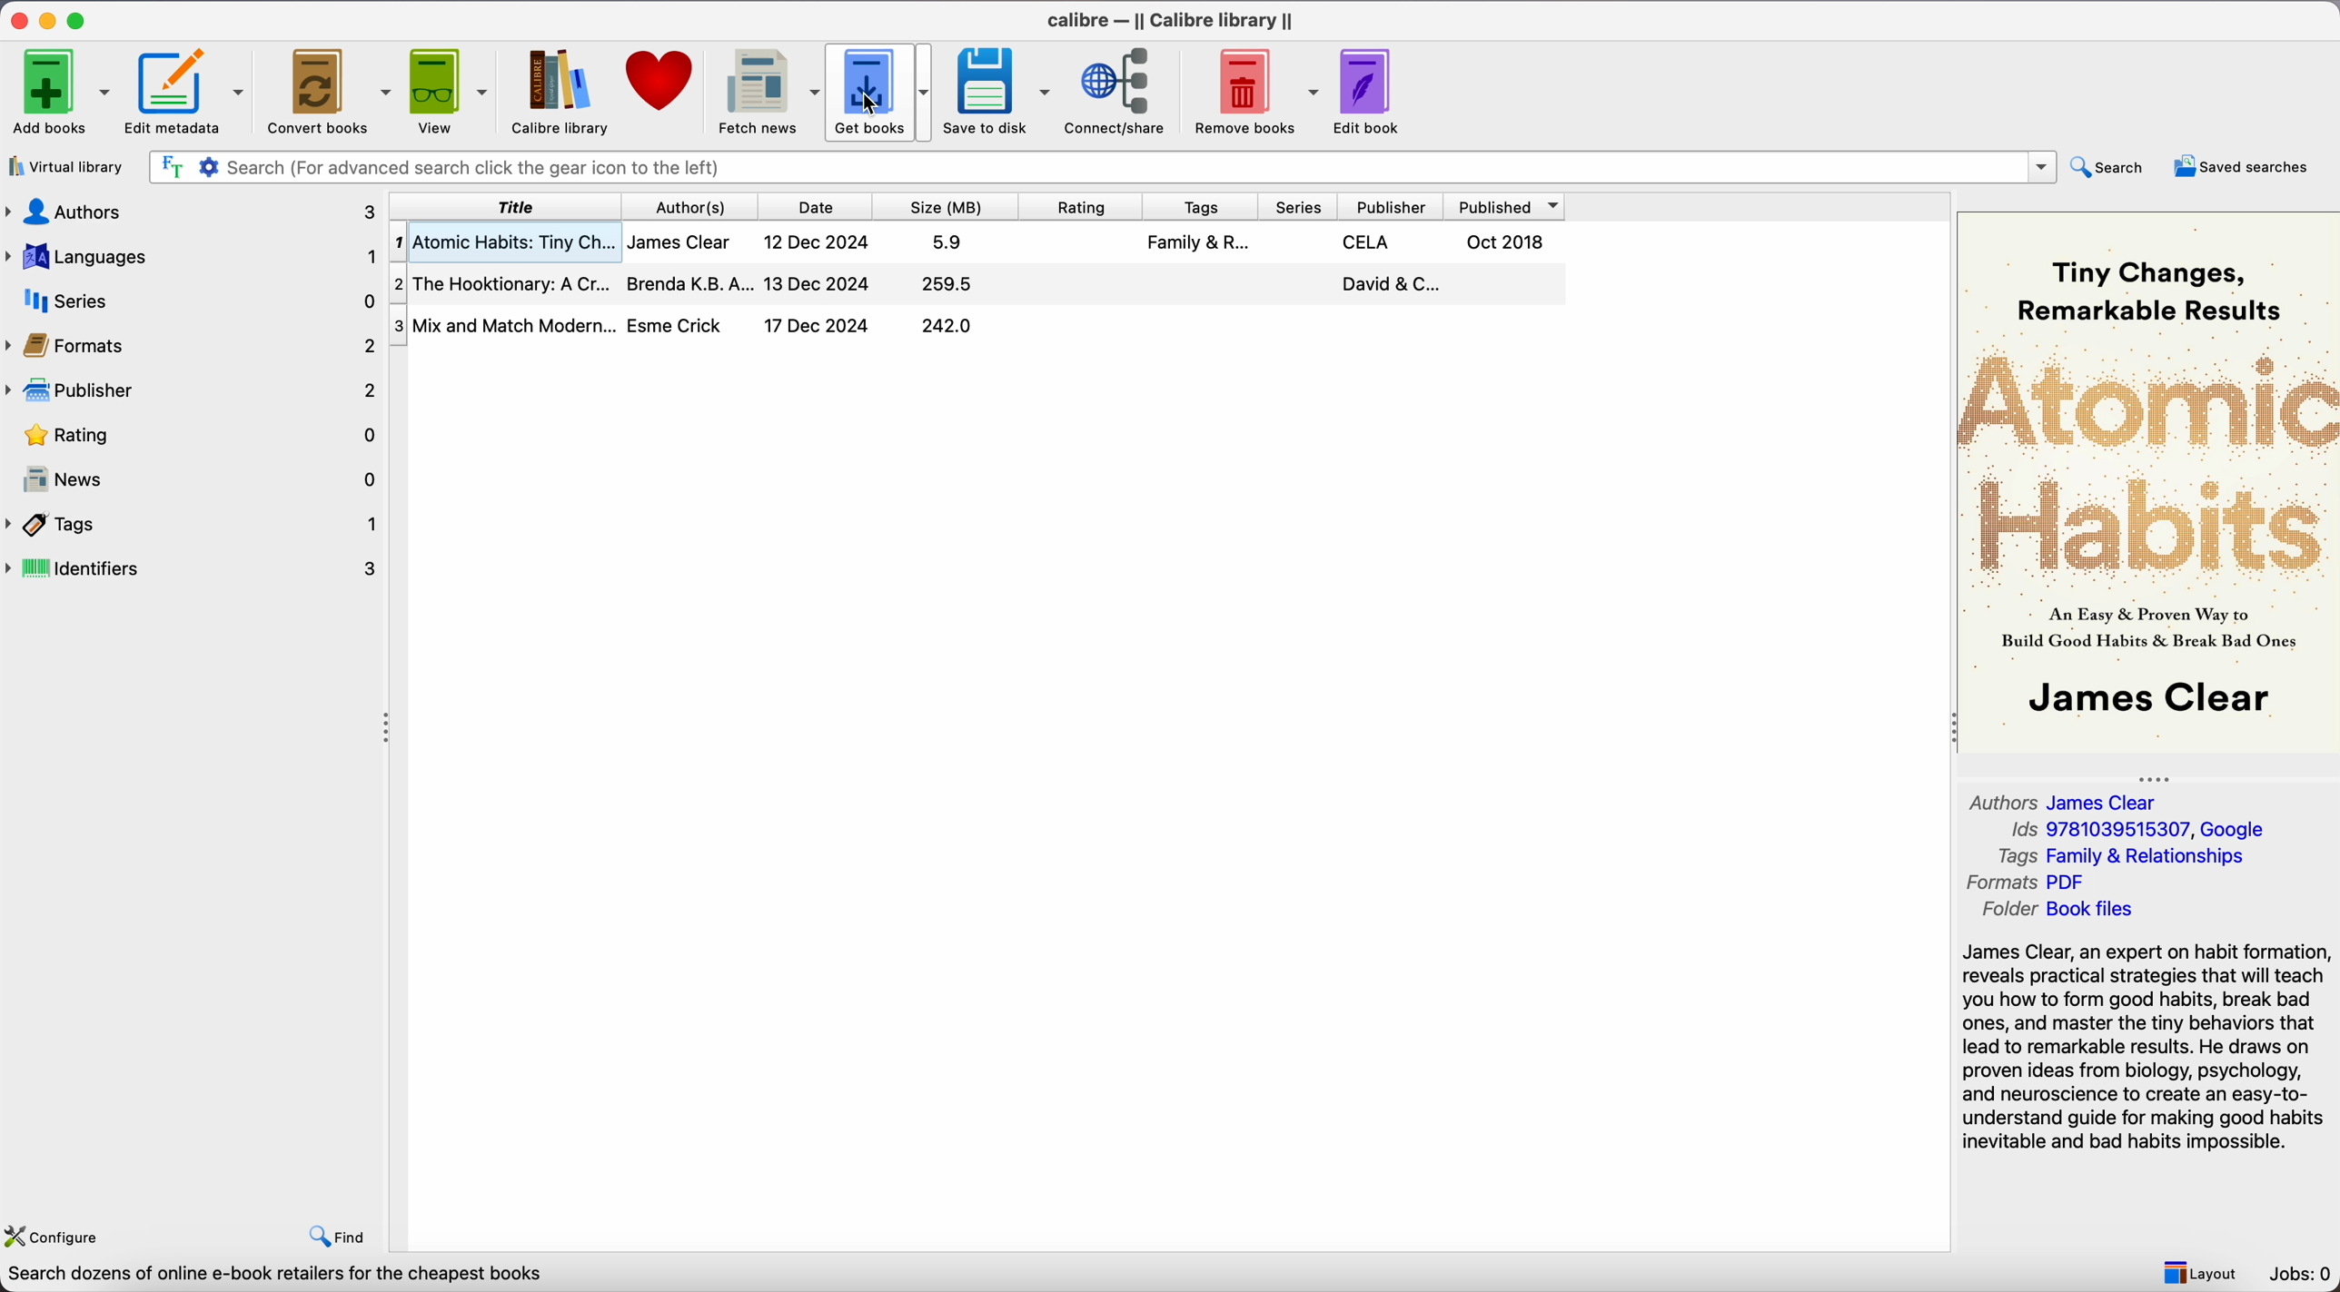  Describe the element at coordinates (509, 283) in the screenshot. I see `The Hooktionary: A Cr...` at that location.